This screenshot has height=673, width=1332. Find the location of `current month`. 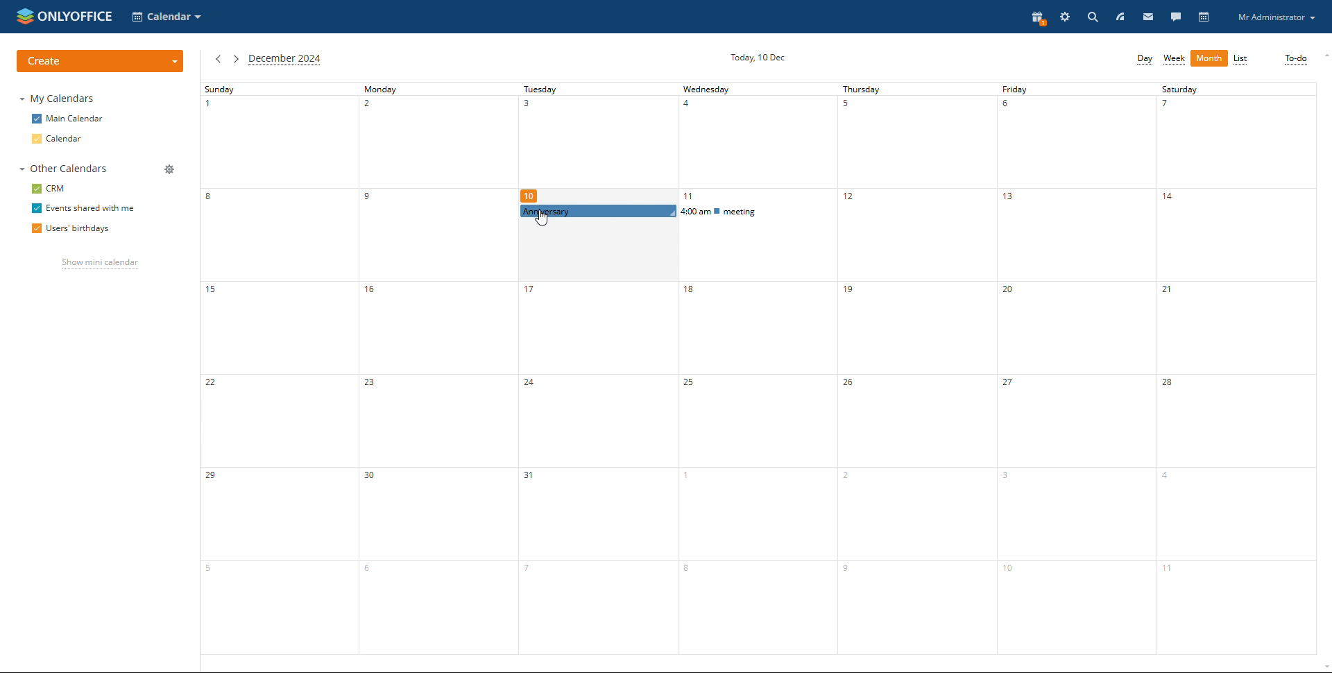

current month is located at coordinates (285, 60).